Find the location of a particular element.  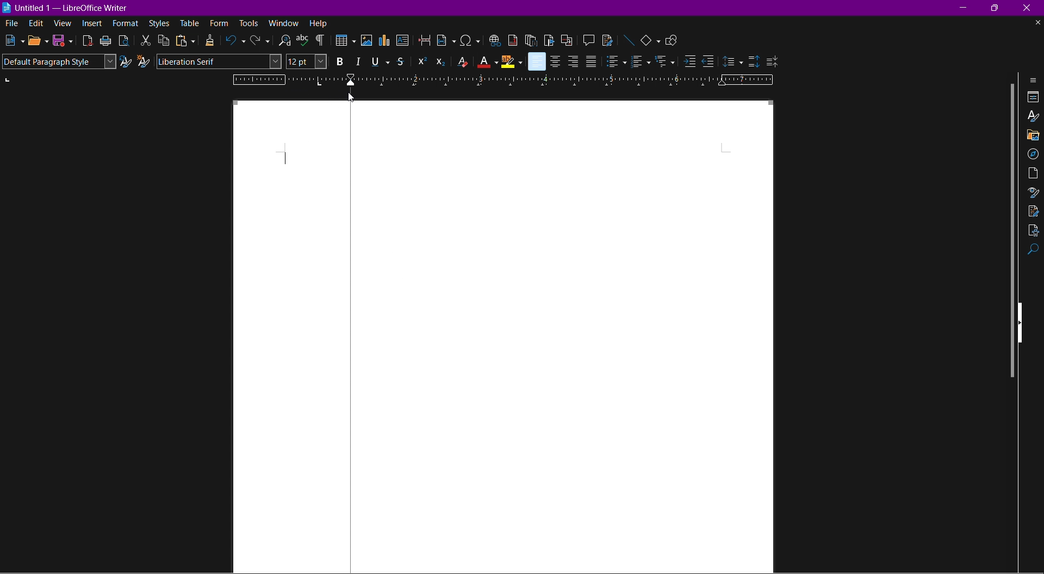

text cursor is located at coordinates (286, 159).